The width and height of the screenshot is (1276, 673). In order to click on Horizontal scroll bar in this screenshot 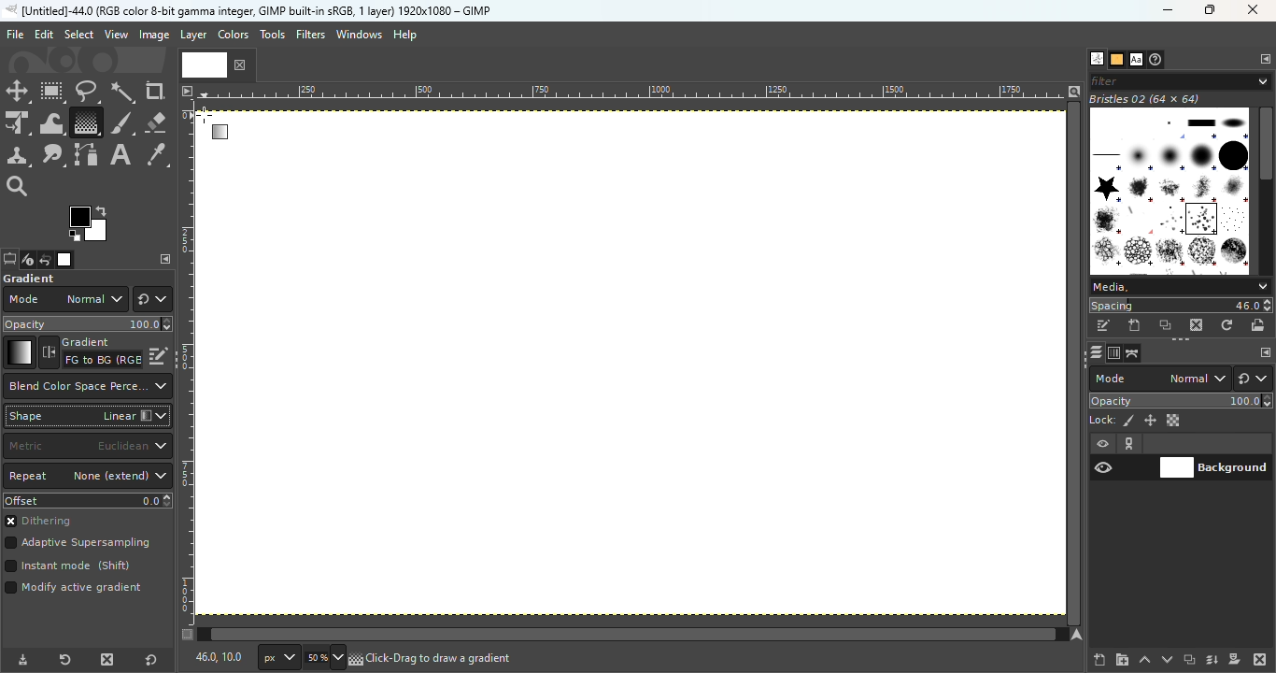, I will do `click(1076, 364)`.